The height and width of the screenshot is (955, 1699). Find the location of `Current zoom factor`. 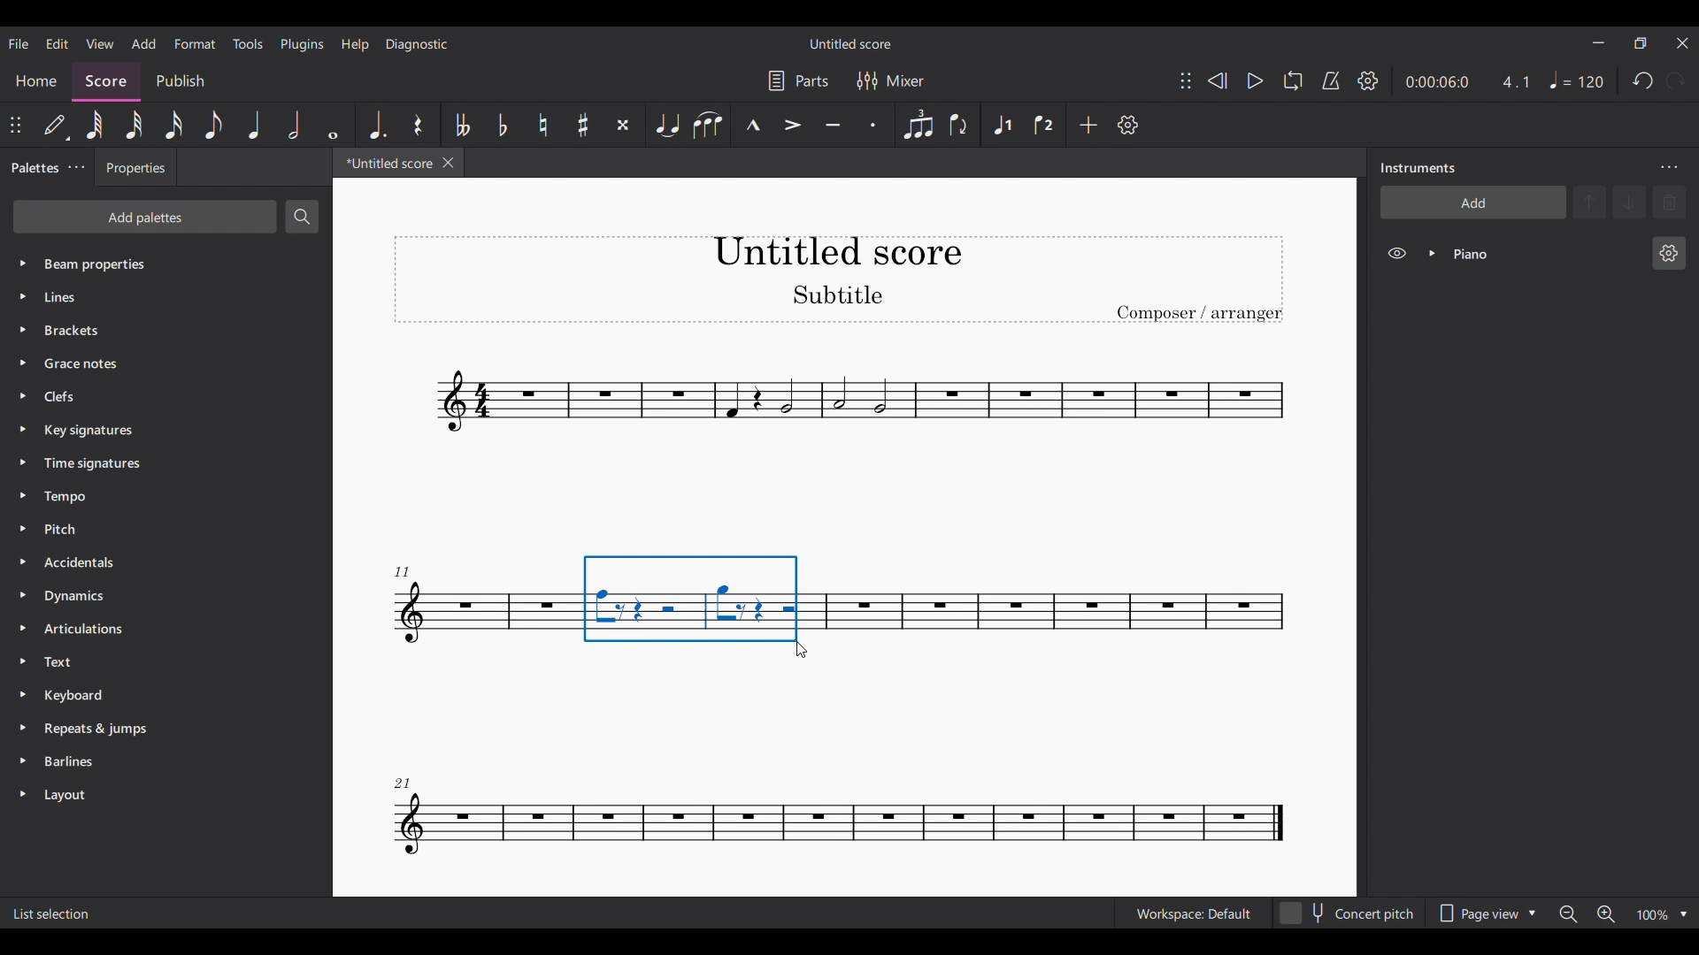

Current zoom factor is located at coordinates (1653, 914).